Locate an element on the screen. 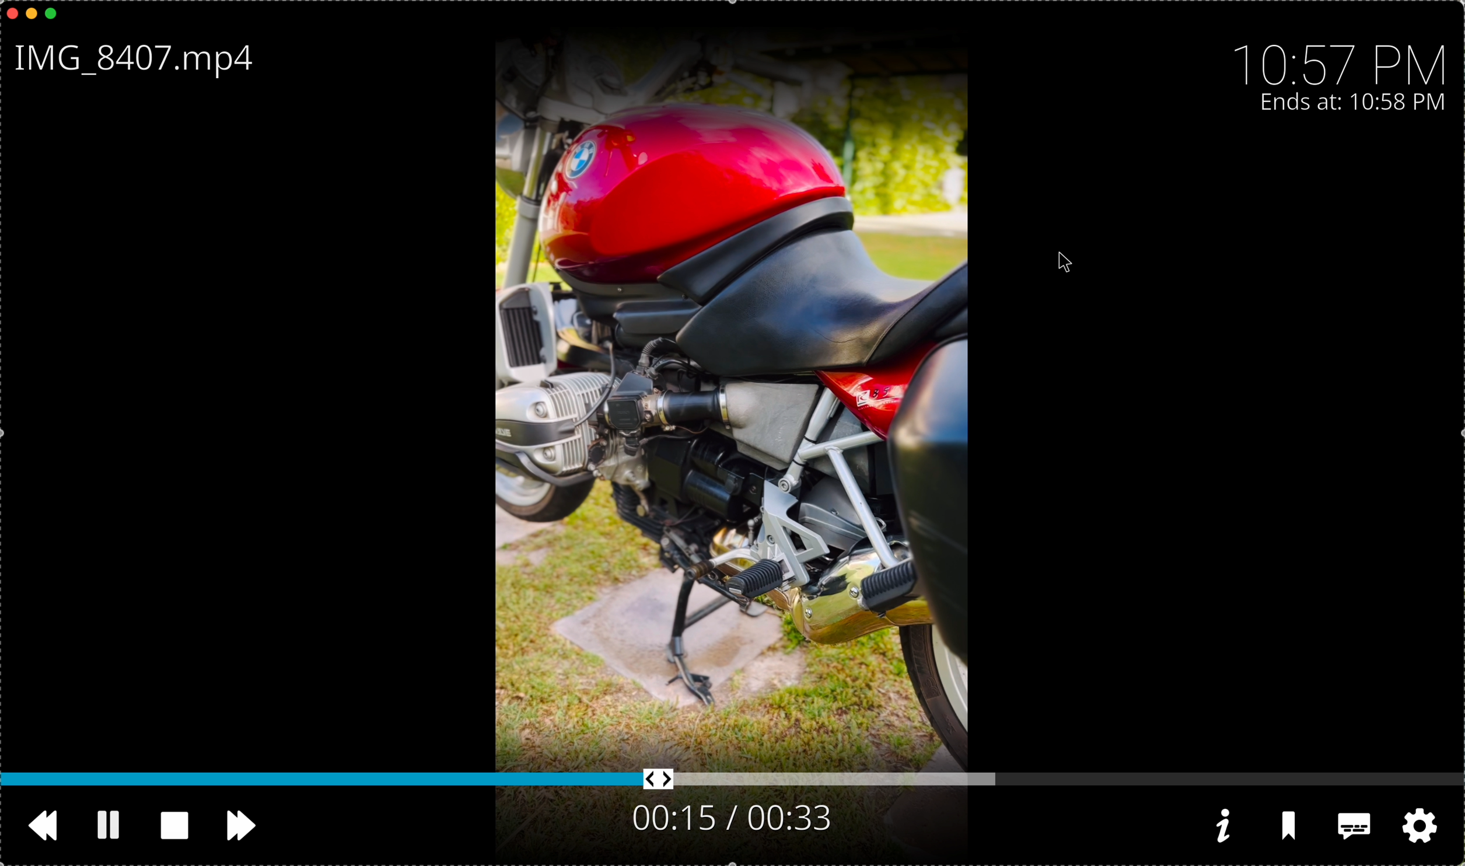 The image size is (1465, 866). stop is located at coordinates (179, 826).